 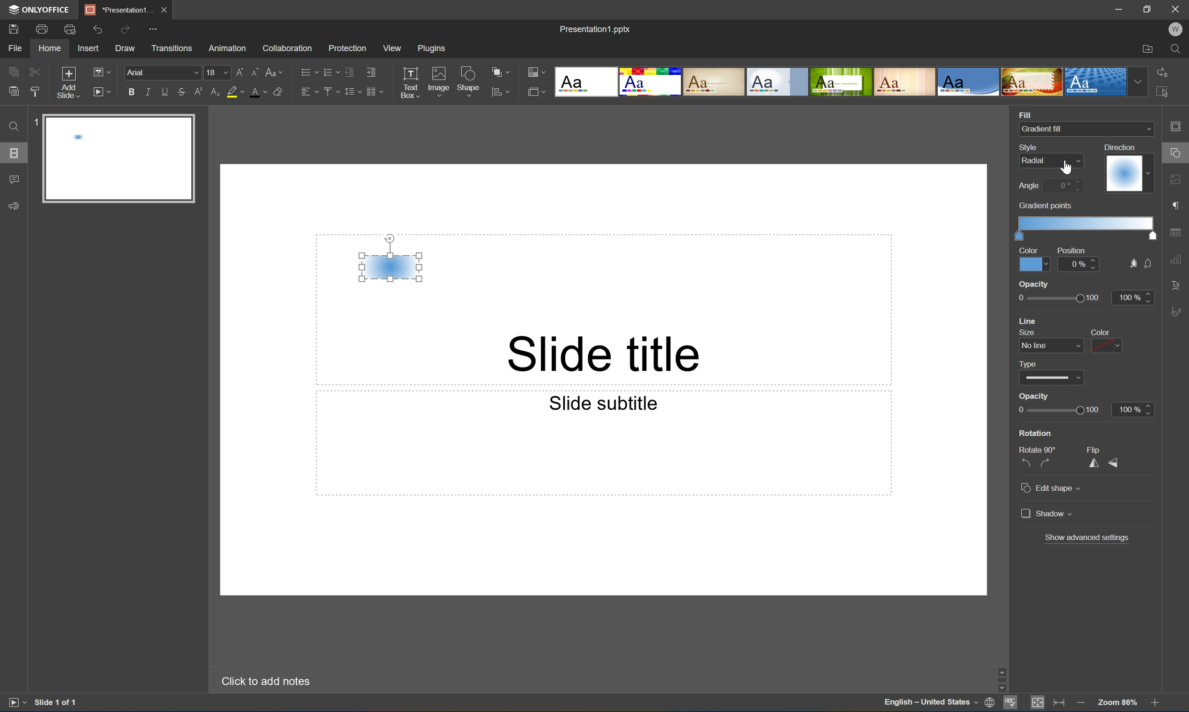 I want to click on Select all, so click(x=1166, y=95).